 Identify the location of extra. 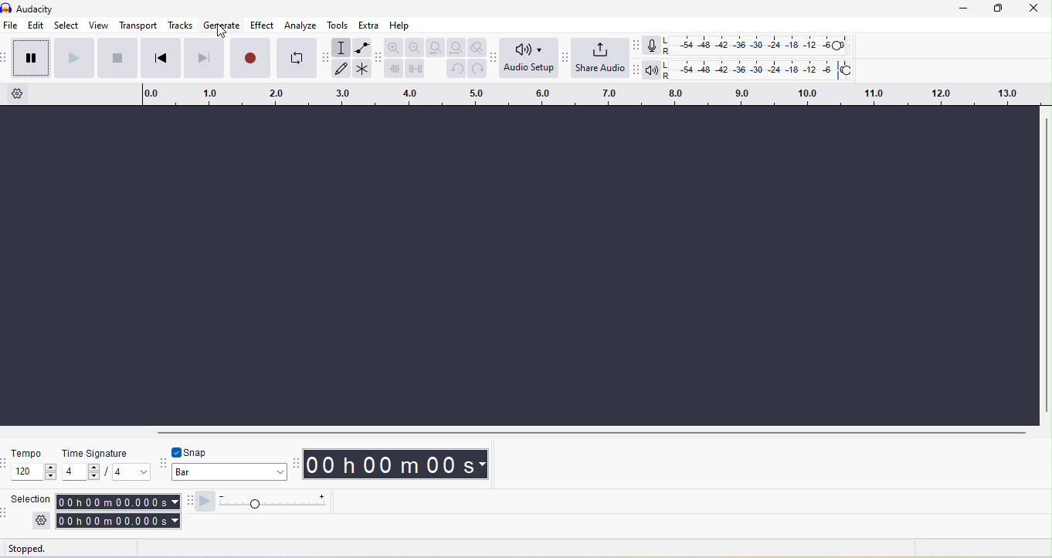
(368, 25).